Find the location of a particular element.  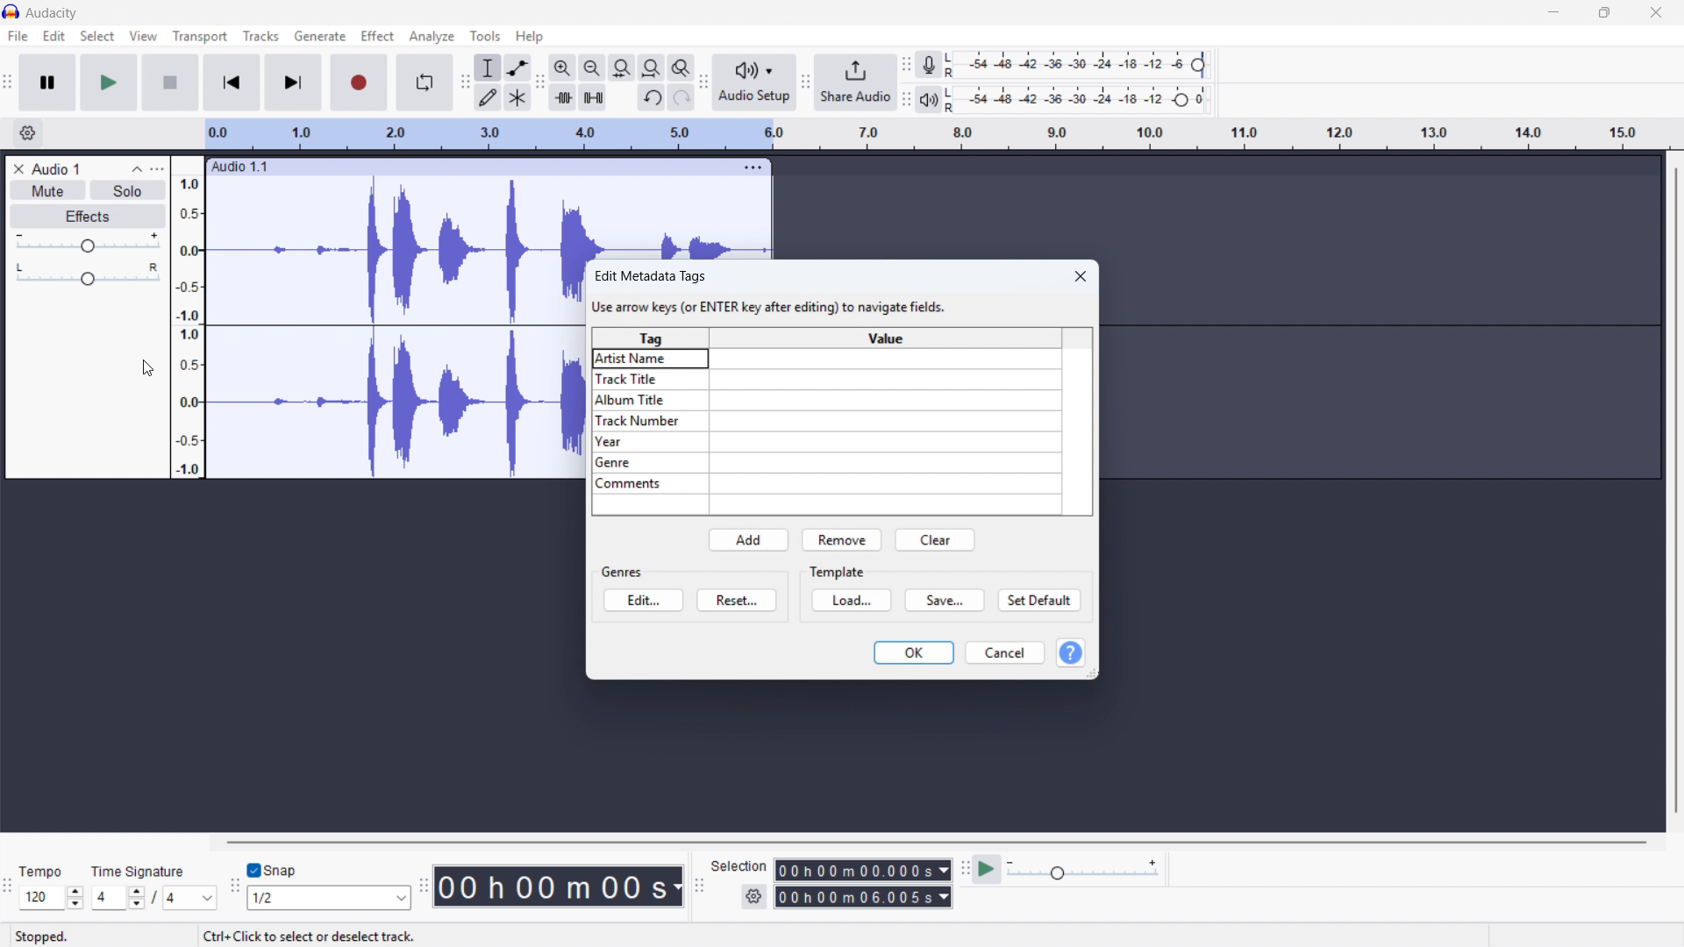

Tag is located at coordinates (650, 338).